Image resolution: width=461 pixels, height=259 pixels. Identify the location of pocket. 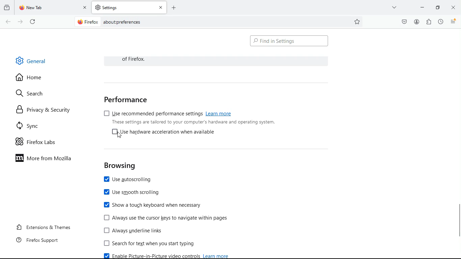
(403, 22).